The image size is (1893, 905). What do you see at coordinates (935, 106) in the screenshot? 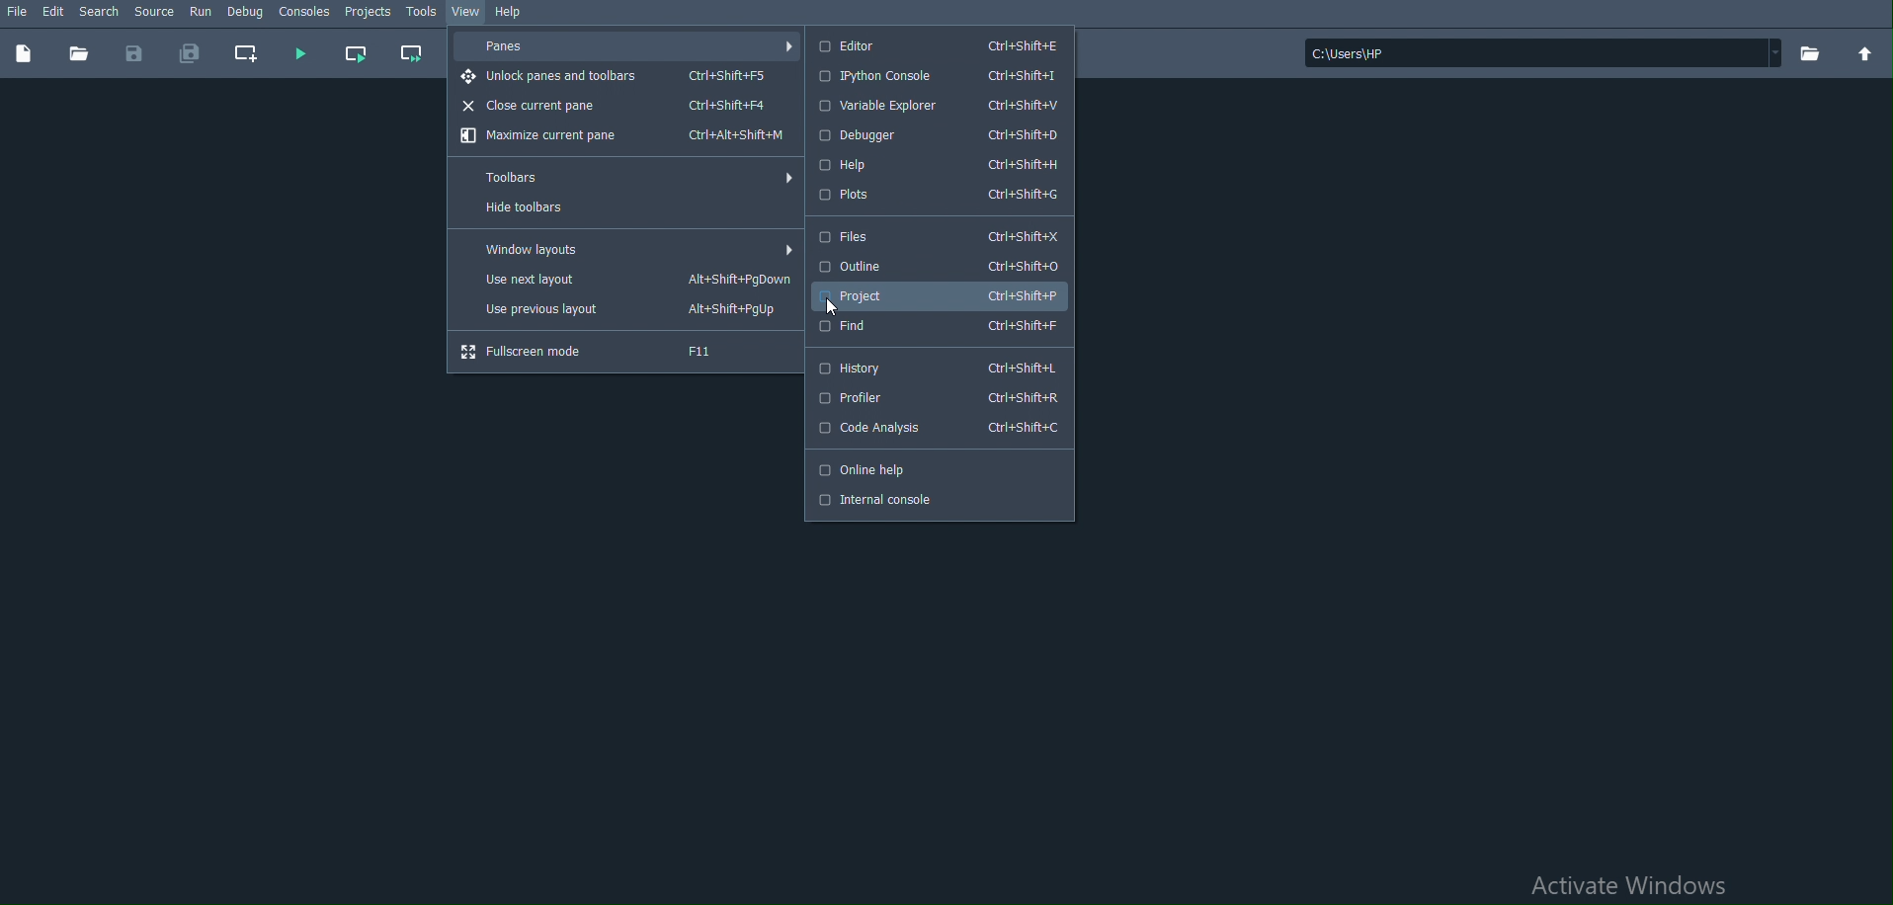
I see `Variable Explorer` at bounding box center [935, 106].